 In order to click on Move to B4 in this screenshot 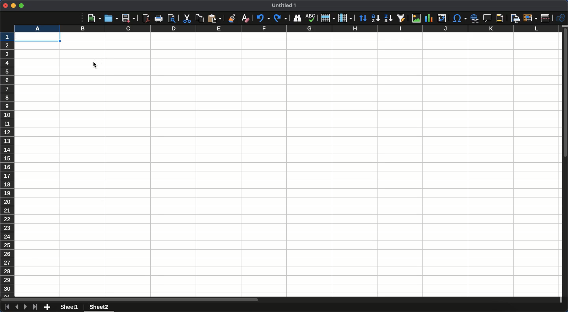, I will do `click(83, 63)`.